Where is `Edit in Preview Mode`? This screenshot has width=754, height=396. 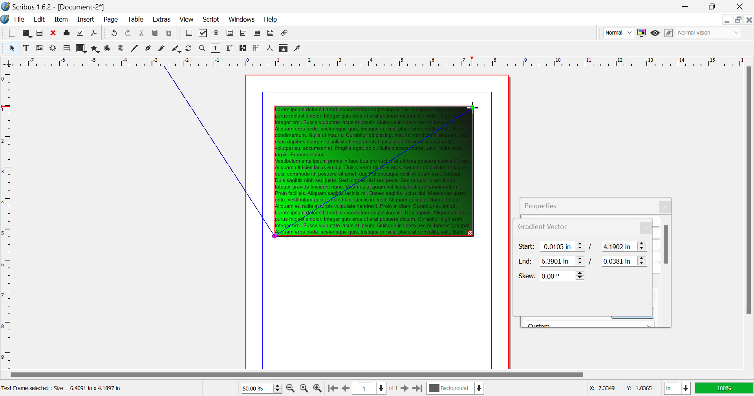
Edit in Preview Mode is located at coordinates (670, 33).